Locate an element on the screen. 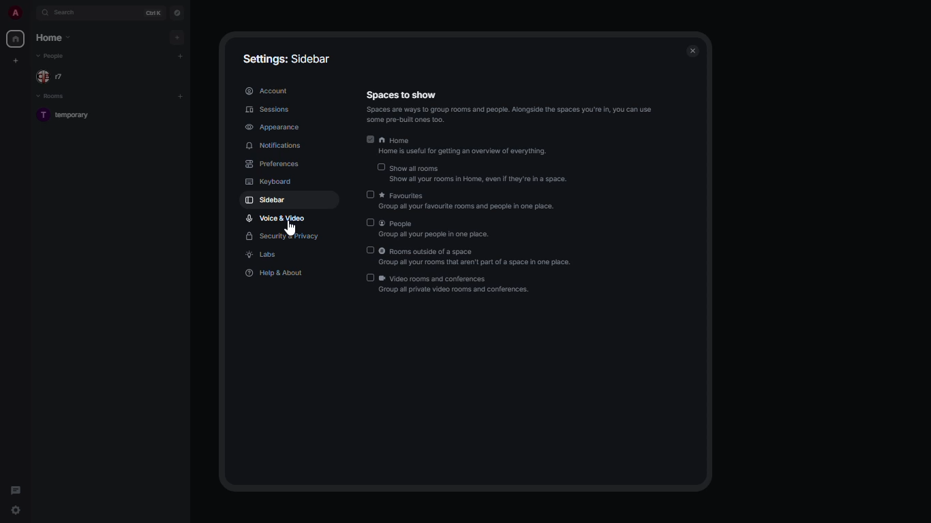  help & about is located at coordinates (272, 273).